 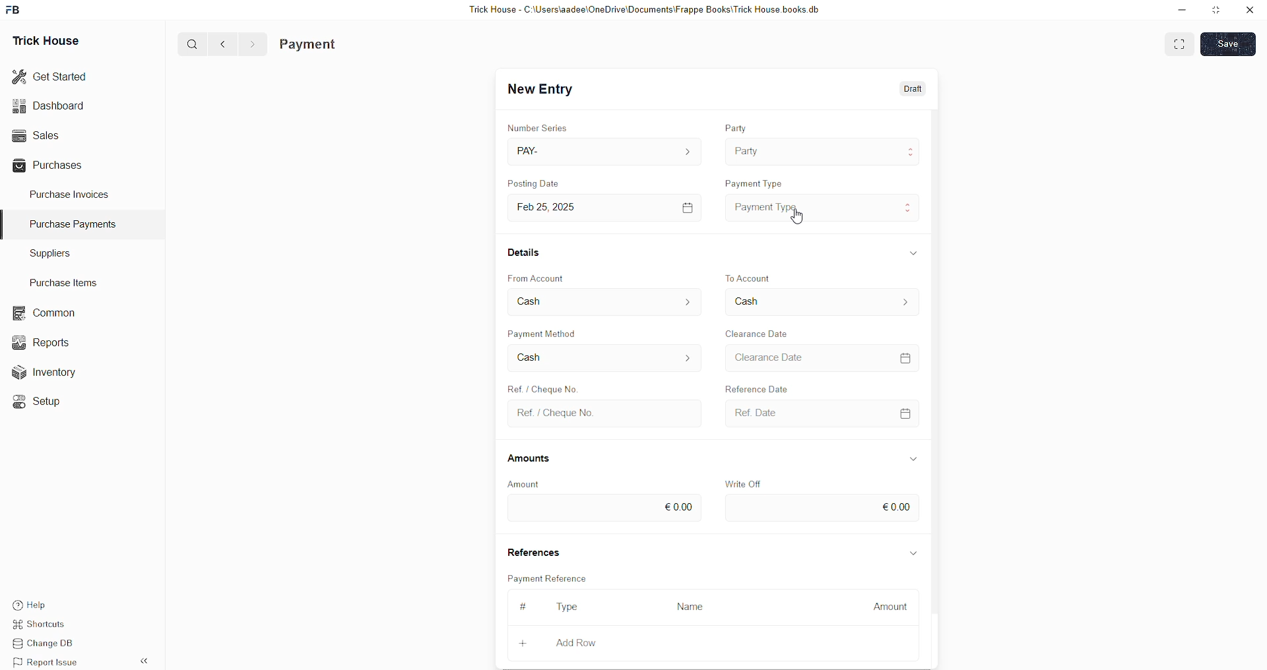 I want to click on CALENDER, so click(x=905, y=412).